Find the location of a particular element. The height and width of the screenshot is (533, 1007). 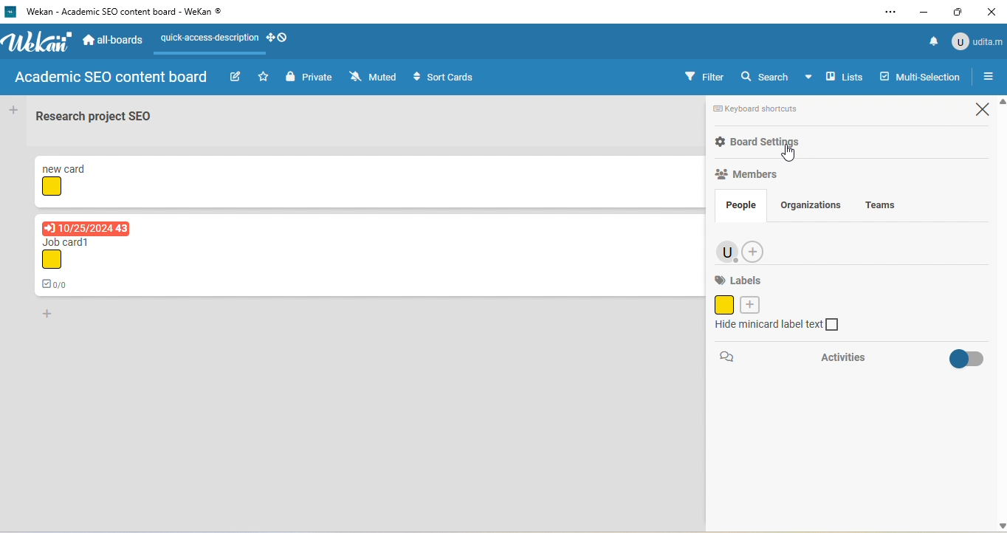

label is located at coordinates (746, 294).